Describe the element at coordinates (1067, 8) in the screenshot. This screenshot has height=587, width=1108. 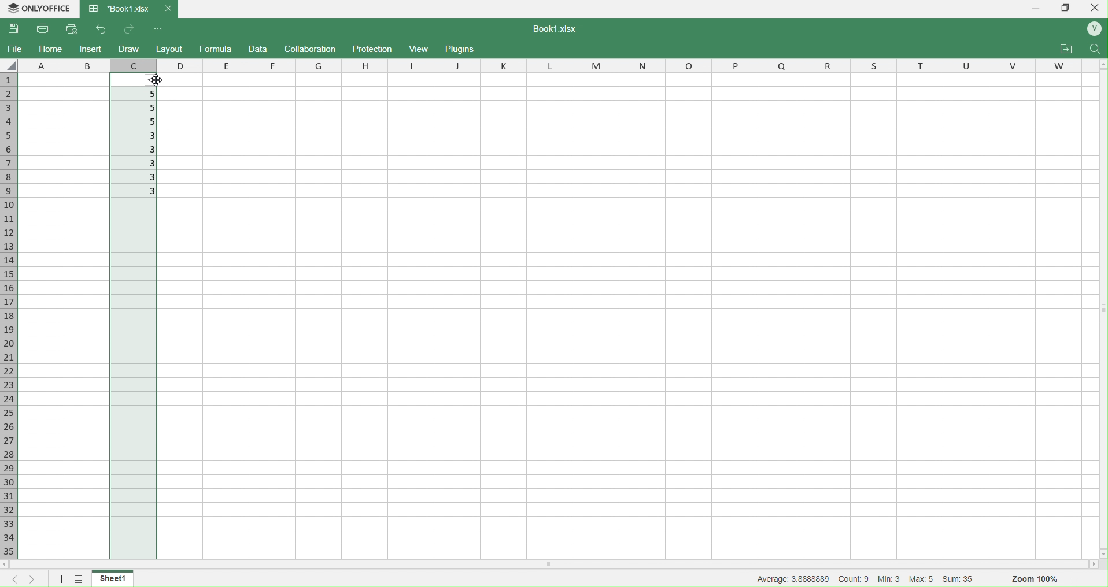
I see `Box` at that location.